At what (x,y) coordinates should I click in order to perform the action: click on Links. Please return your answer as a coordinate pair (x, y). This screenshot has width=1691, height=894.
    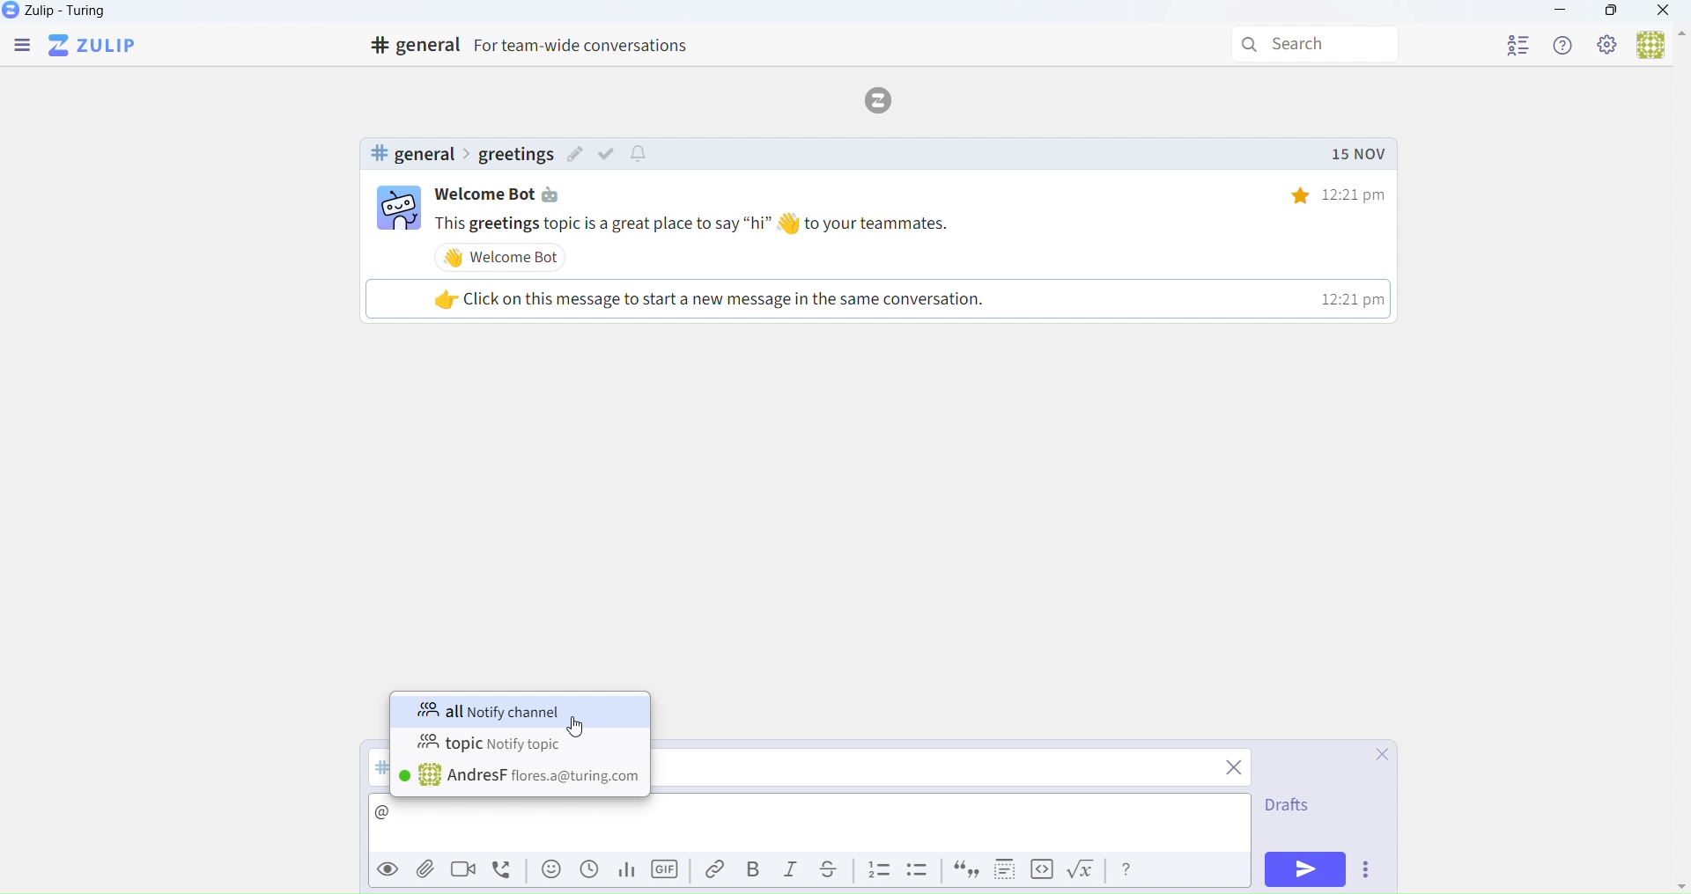
    Looking at the image, I should click on (710, 870).